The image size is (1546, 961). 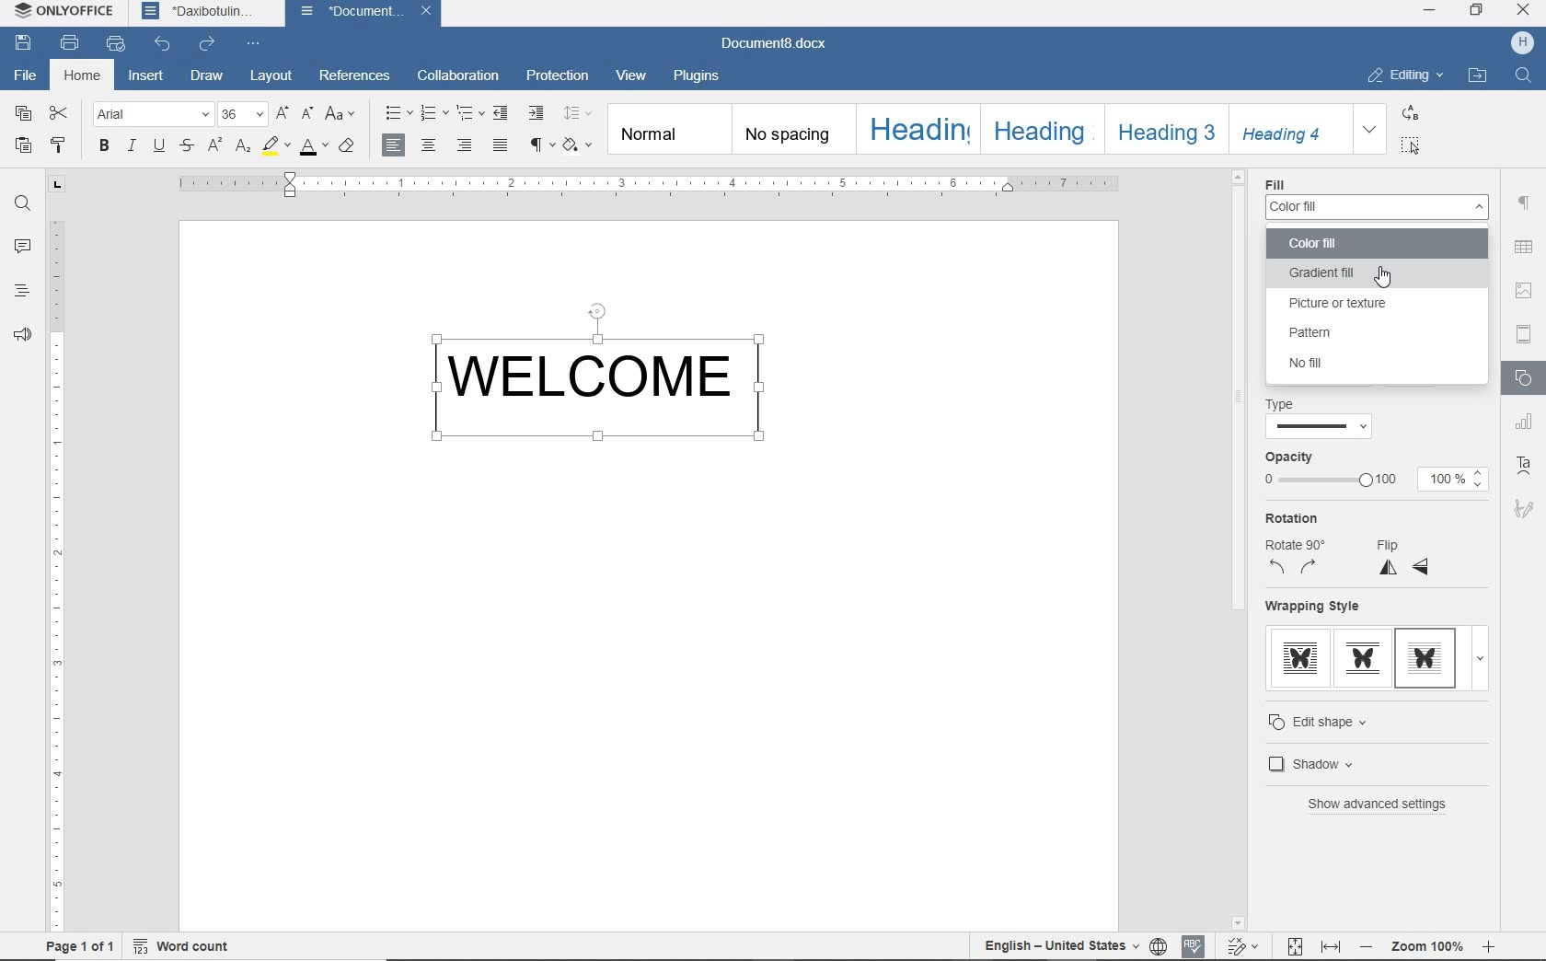 What do you see at coordinates (1373, 662) in the screenshot?
I see `wrapping style` at bounding box center [1373, 662].